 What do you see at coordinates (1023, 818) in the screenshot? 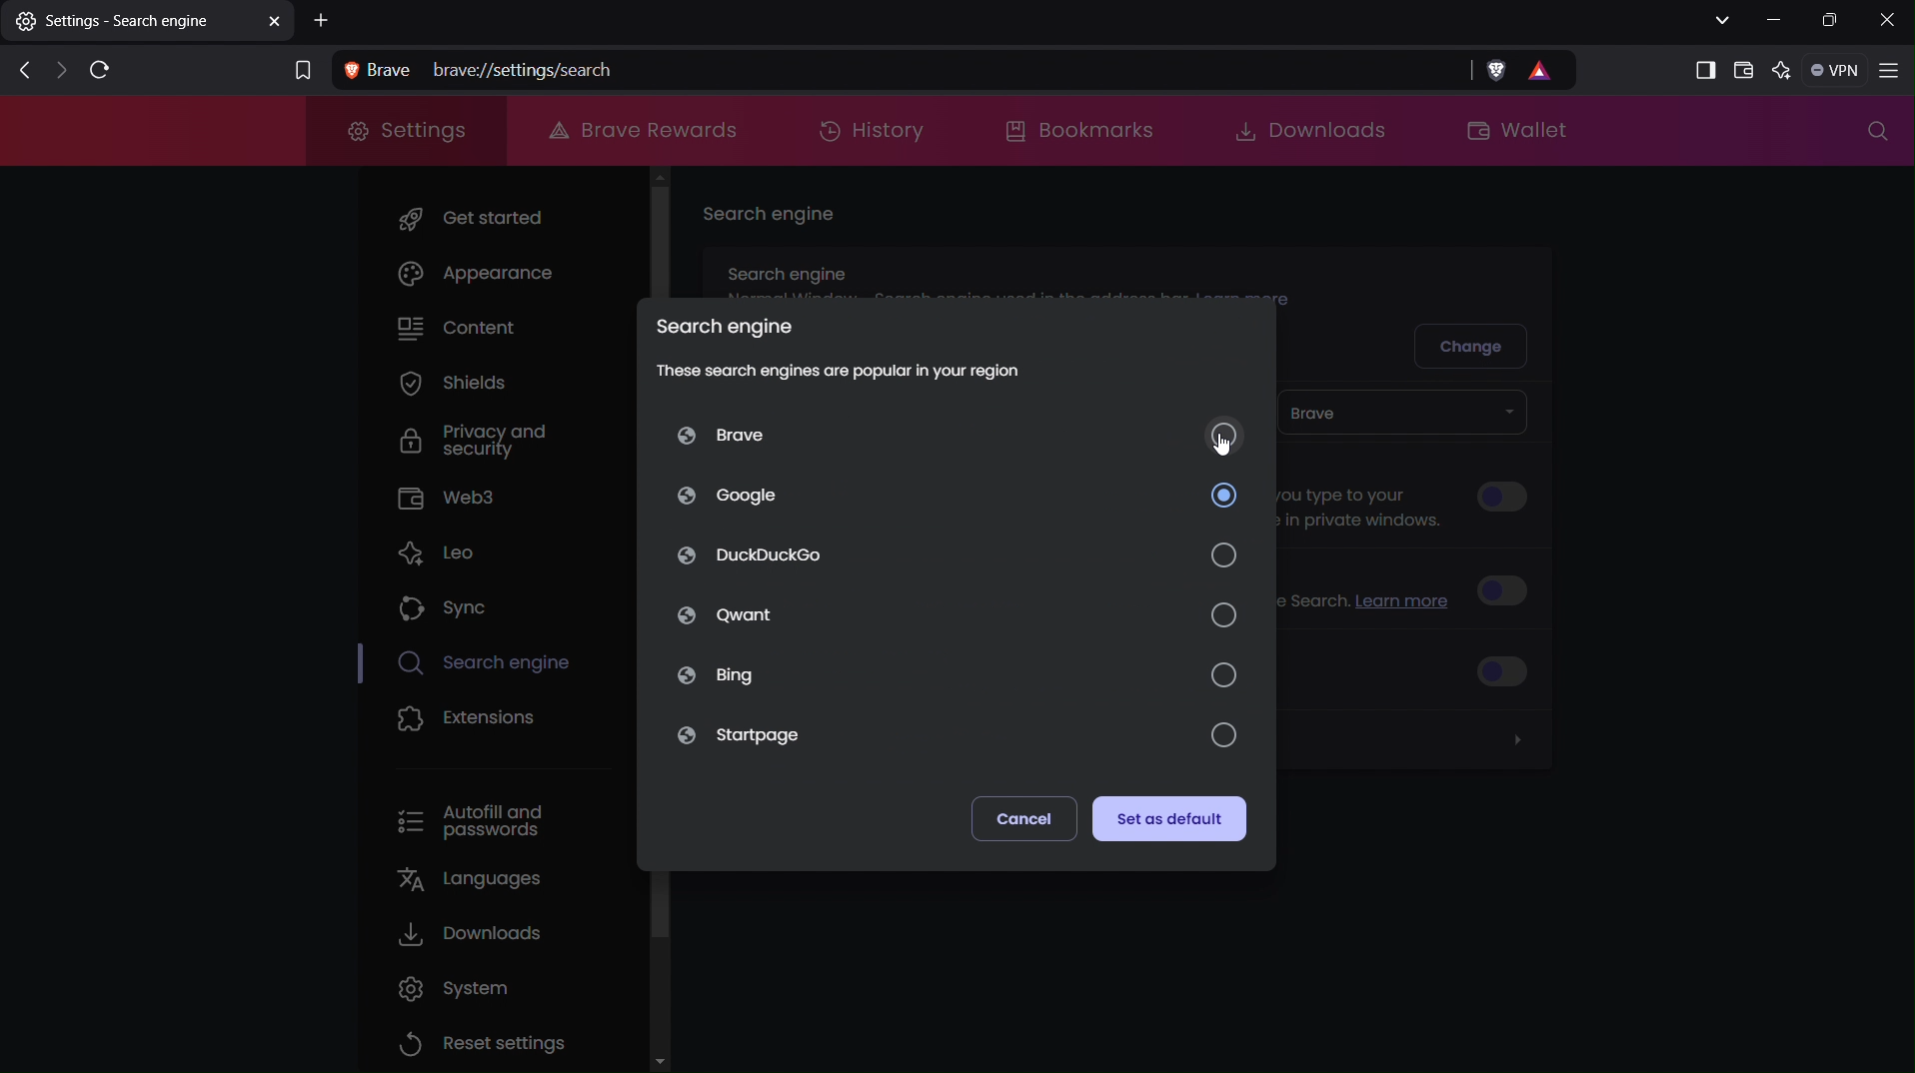
I see `Cancel` at bounding box center [1023, 818].